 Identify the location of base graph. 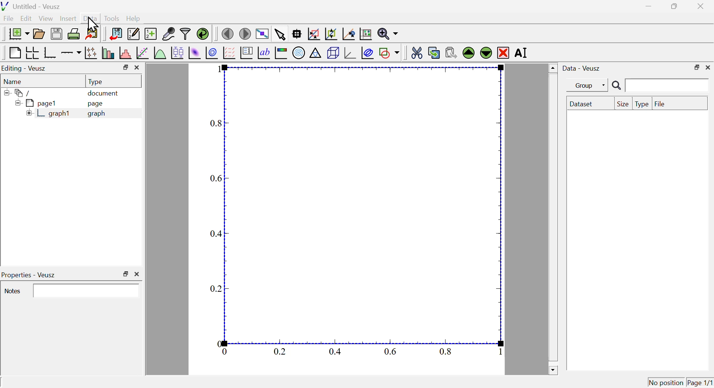
(50, 53).